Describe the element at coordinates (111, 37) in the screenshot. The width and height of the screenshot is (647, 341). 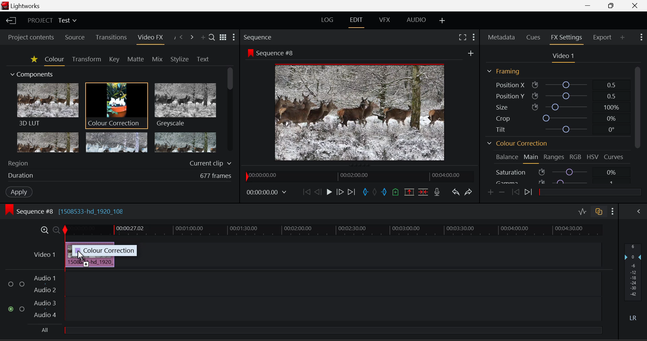
I see `Transitions` at that location.